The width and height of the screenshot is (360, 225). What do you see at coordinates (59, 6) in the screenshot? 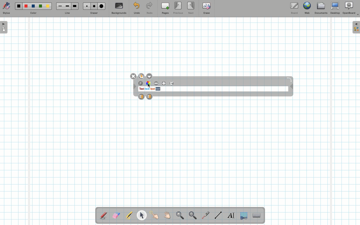
I see `Small line` at bounding box center [59, 6].